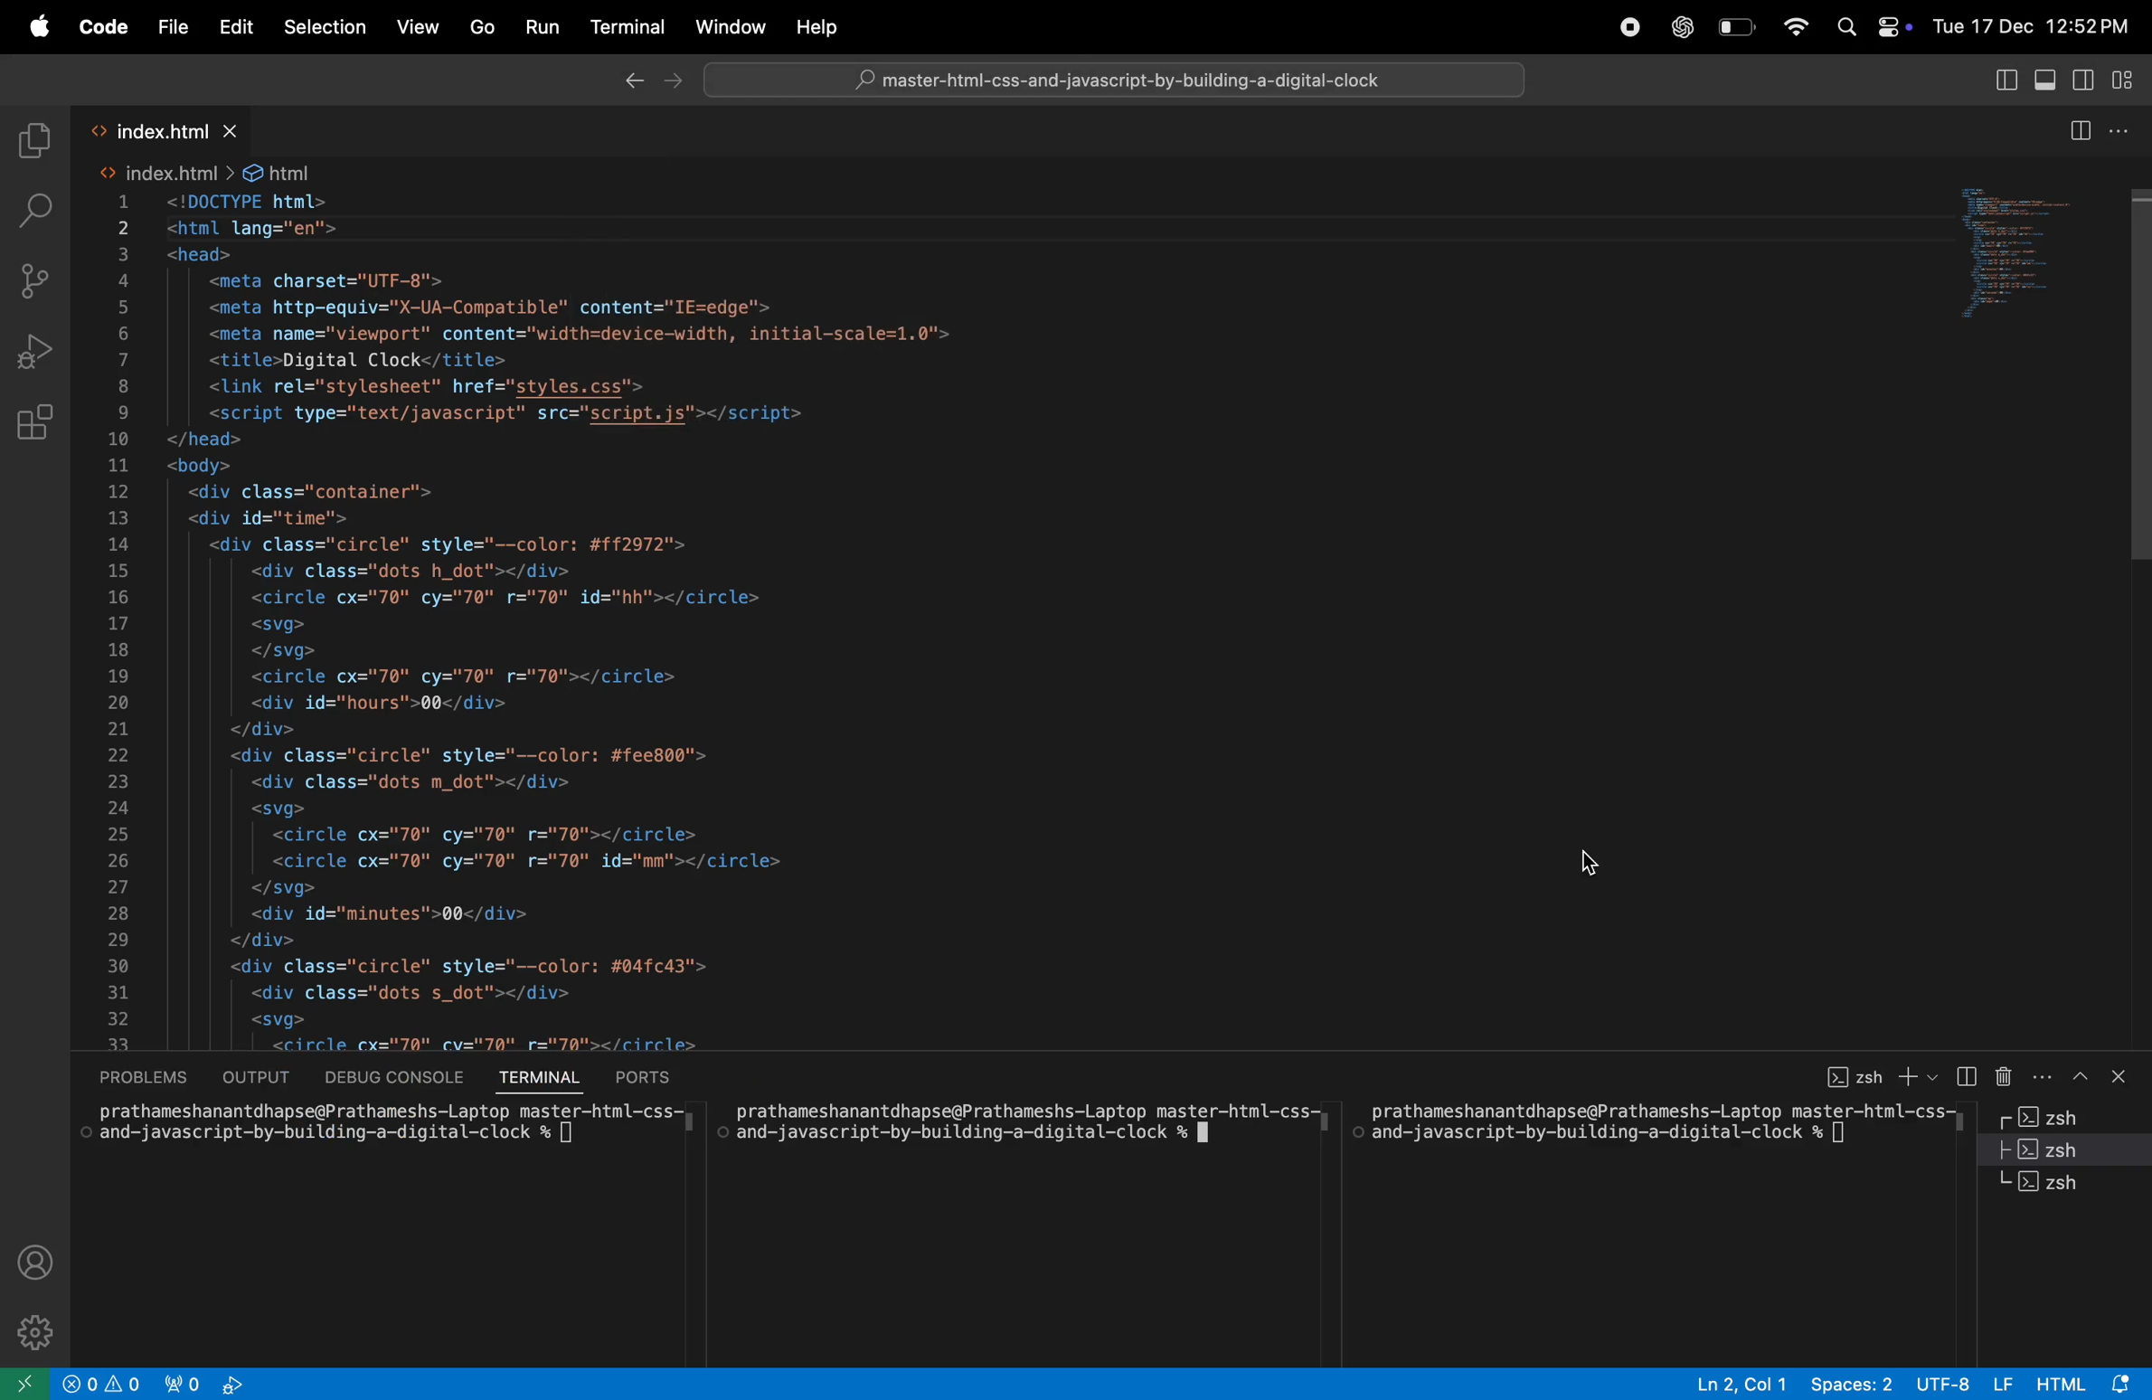 This screenshot has height=1400, width=2152. I want to click on battery, so click(1735, 25).